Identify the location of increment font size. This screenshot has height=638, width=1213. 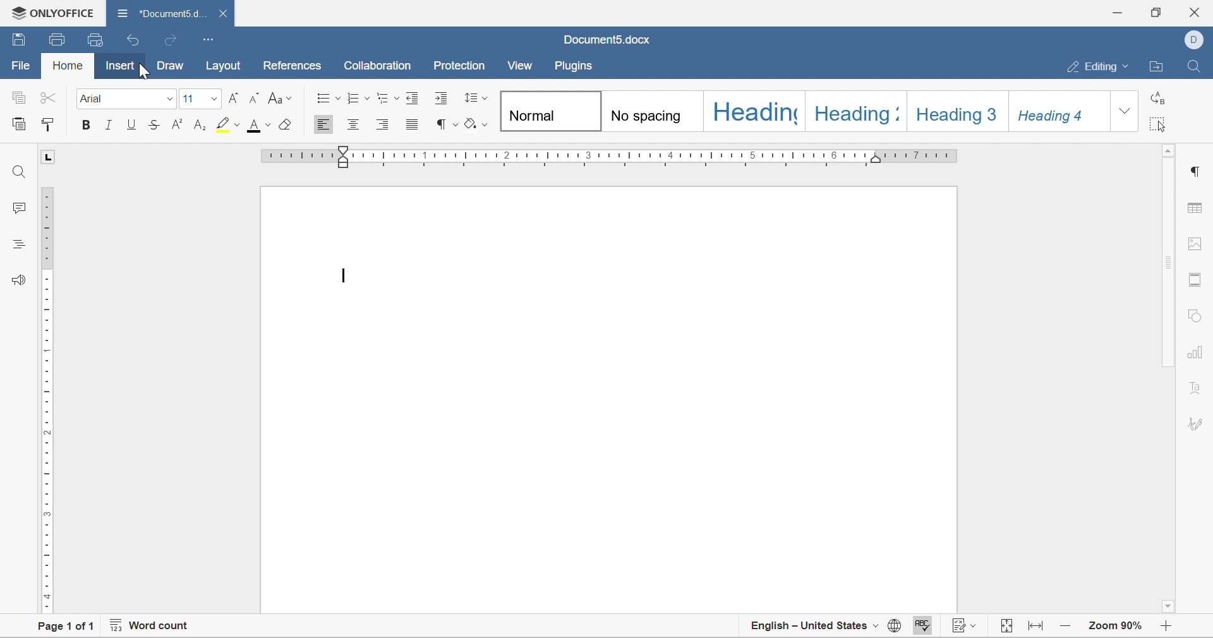
(236, 97).